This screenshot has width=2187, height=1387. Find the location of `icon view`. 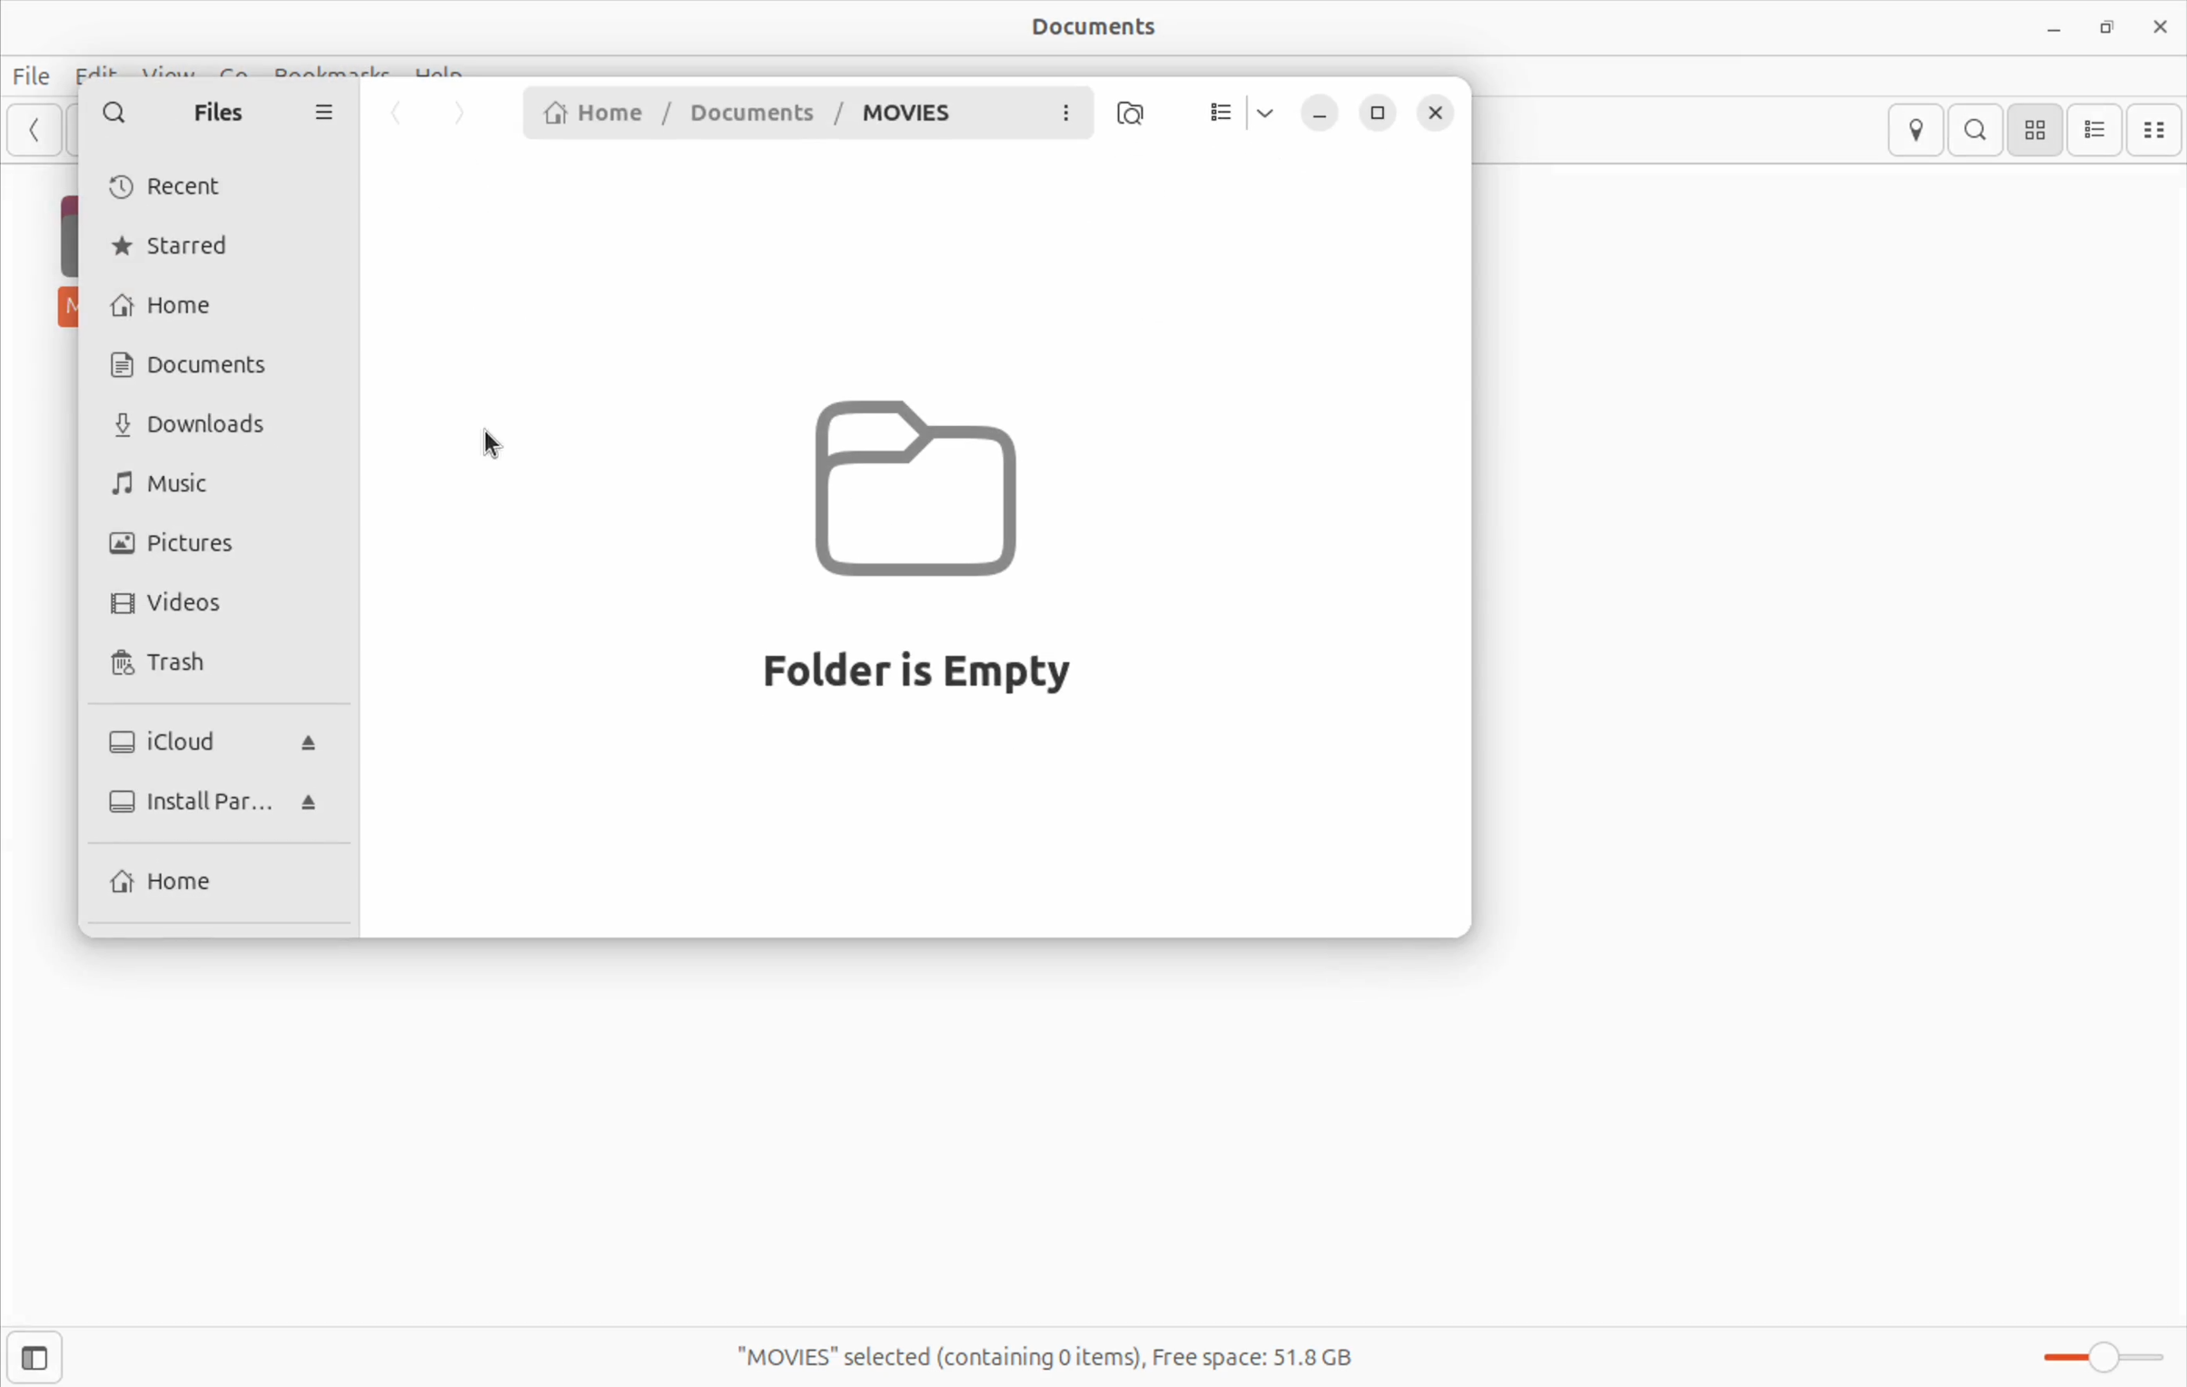

icon view is located at coordinates (2035, 130).